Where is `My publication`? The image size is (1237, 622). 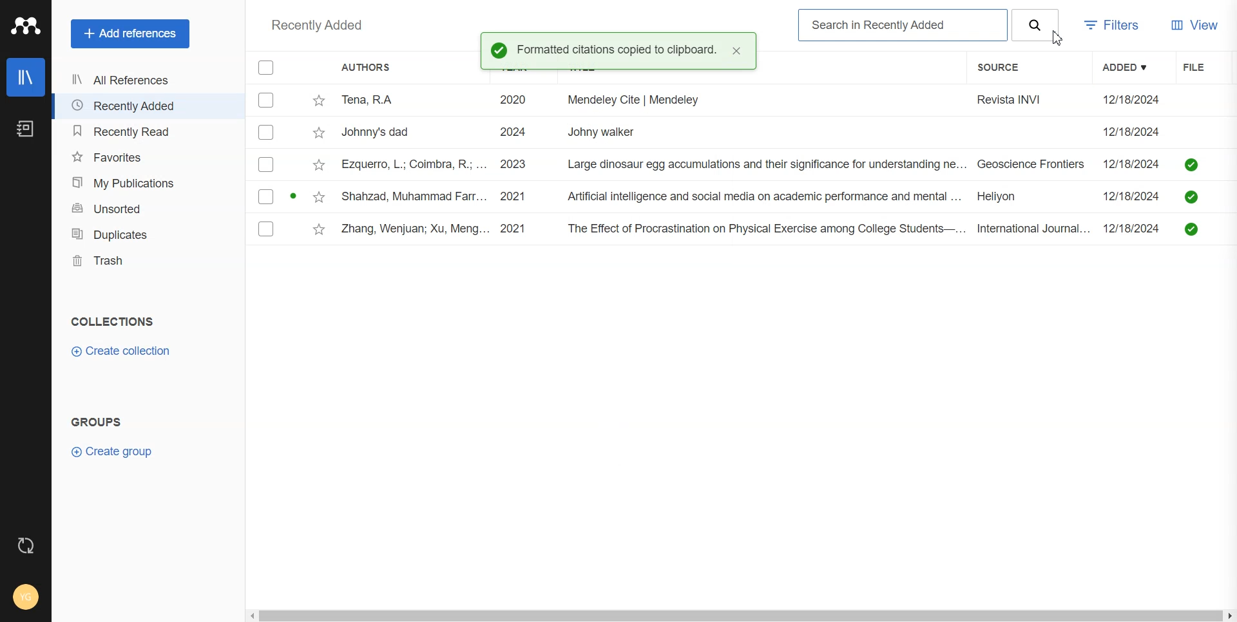
My publication is located at coordinates (148, 183).